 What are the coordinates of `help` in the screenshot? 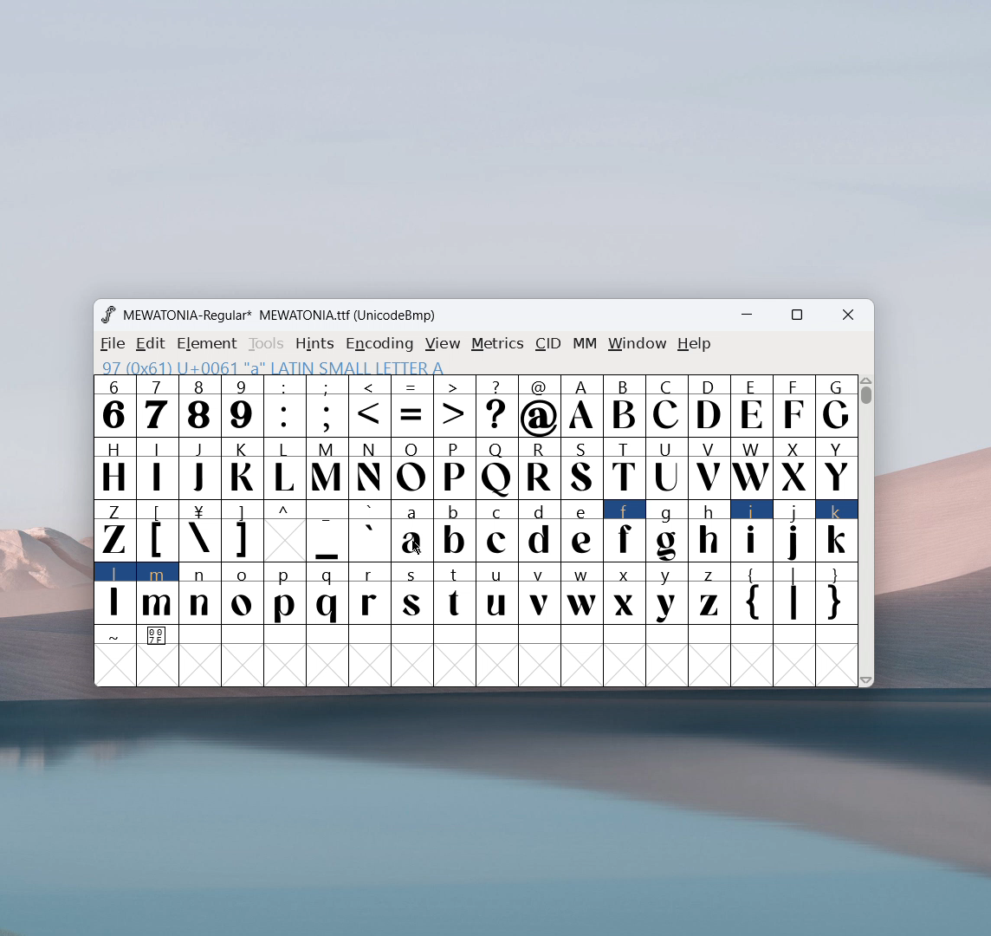 It's located at (695, 344).